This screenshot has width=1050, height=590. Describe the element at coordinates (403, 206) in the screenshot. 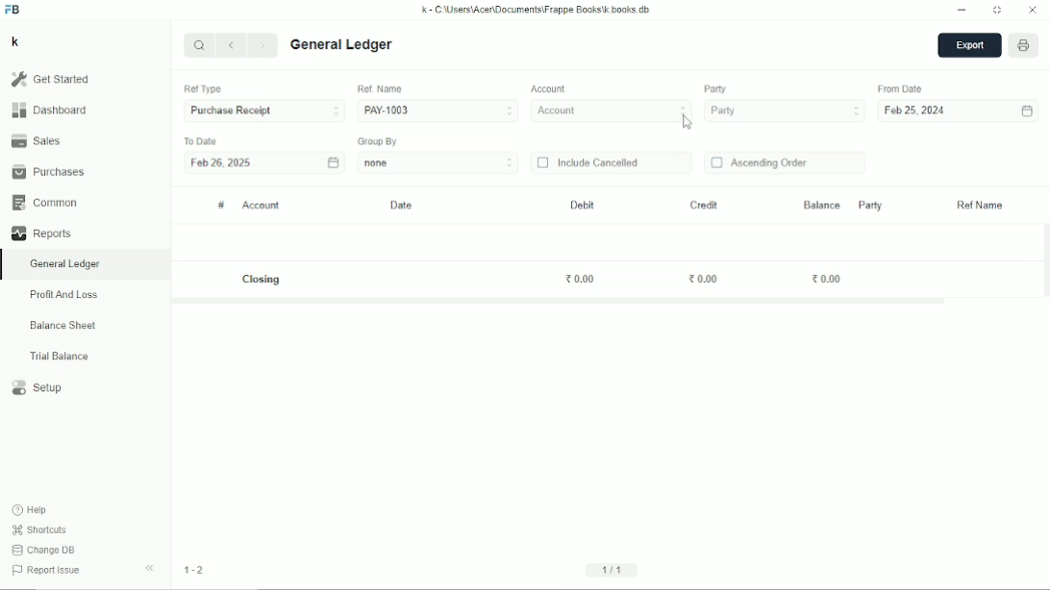

I see `Date` at that location.